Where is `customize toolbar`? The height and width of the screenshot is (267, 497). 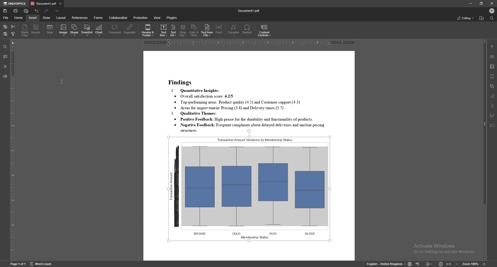
customize toolbar is located at coordinates (57, 11).